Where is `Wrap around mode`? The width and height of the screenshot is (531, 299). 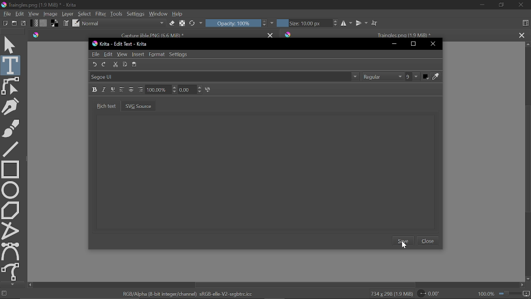
Wrap around mode is located at coordinates (374, 23).